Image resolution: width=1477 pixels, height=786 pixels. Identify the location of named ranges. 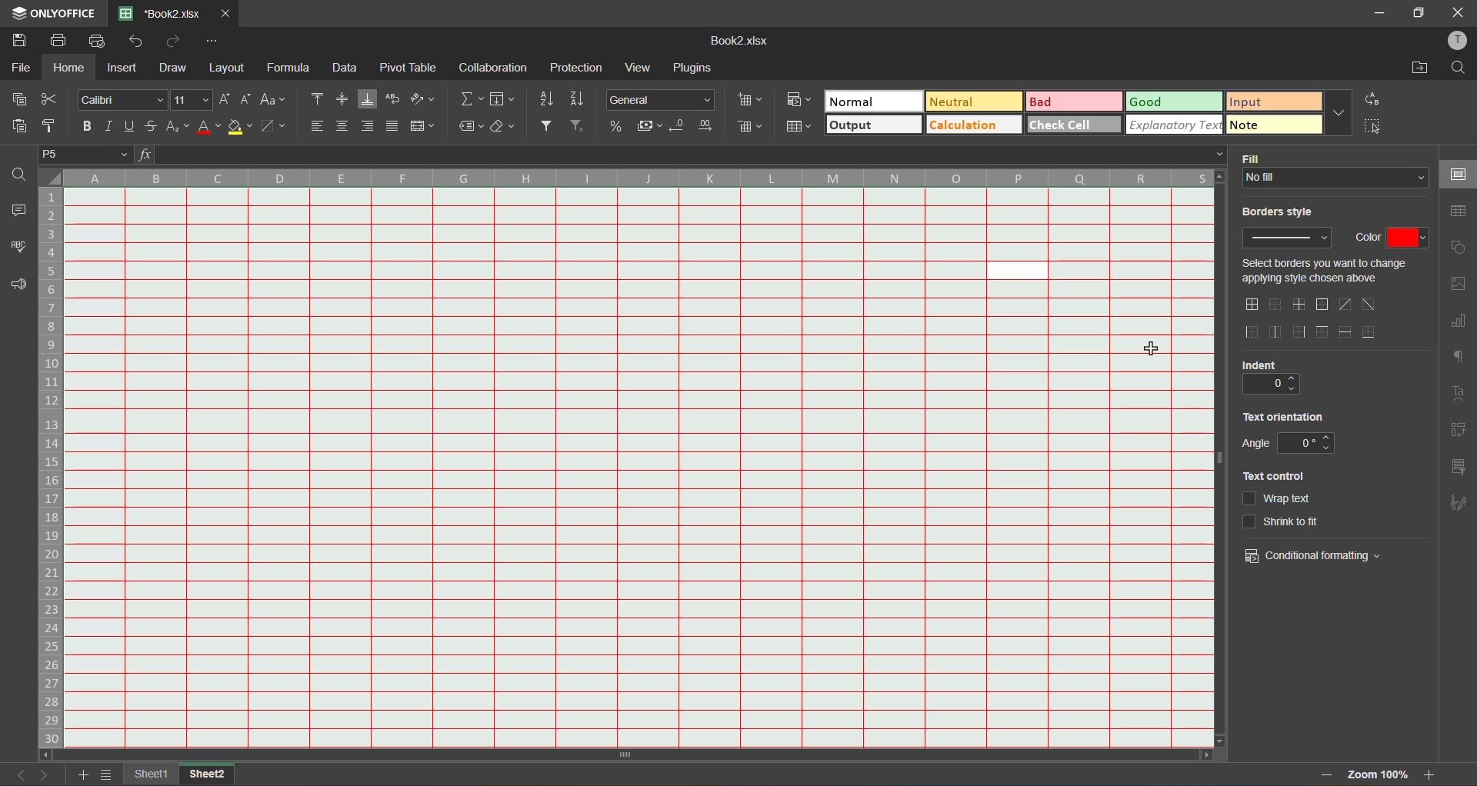
(472, 130).